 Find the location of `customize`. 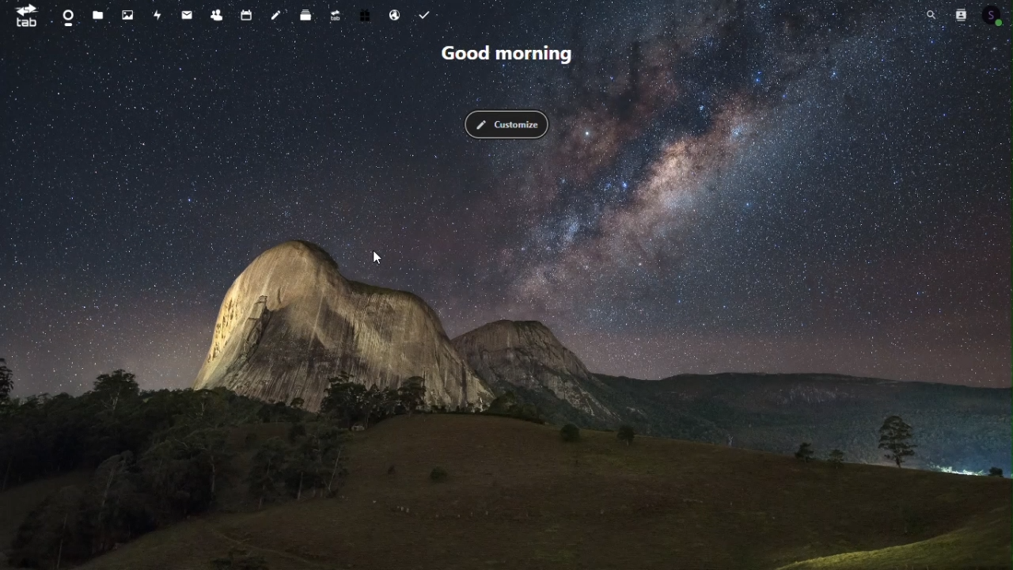

customize is located at coordinates (506, 123).